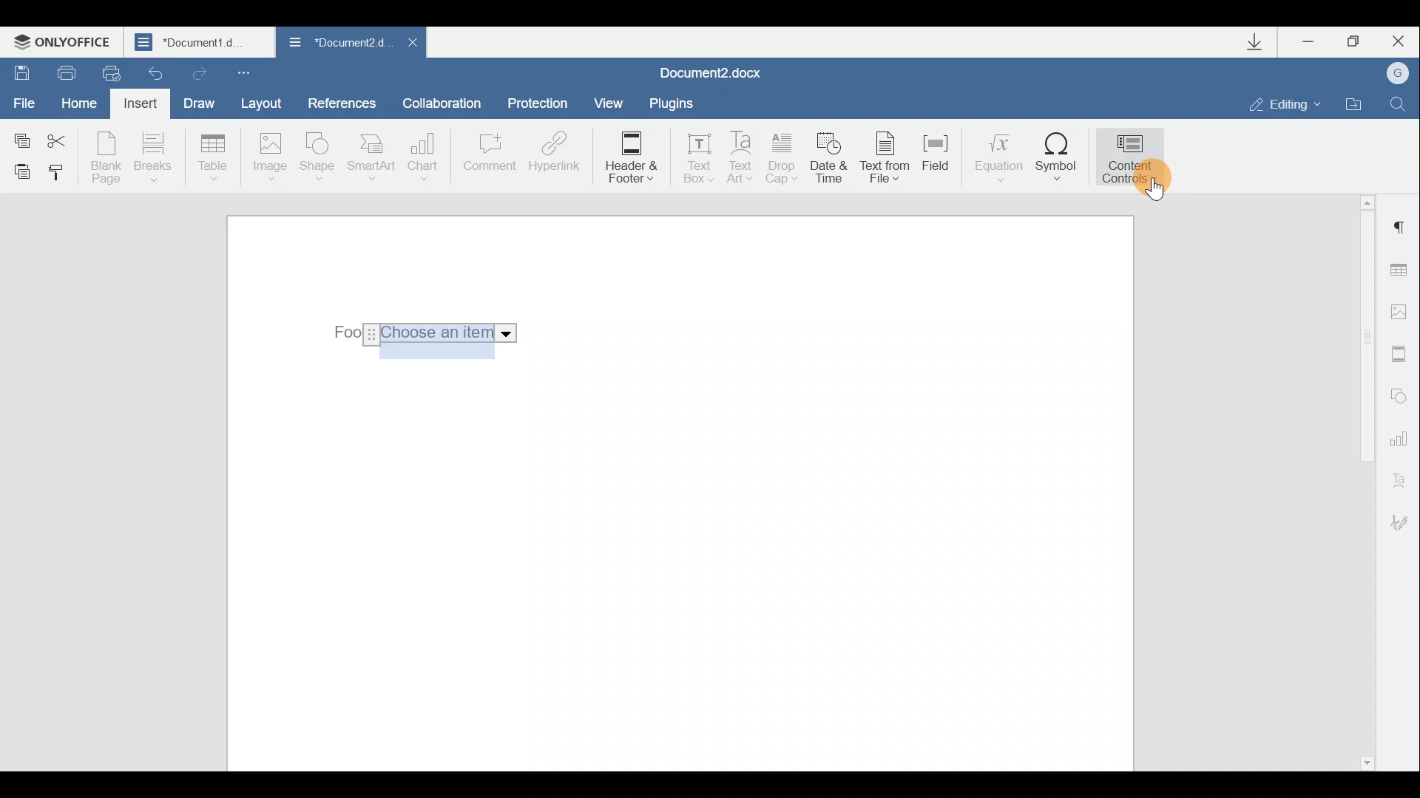 The width and height of the screenshot is (1420, 798). What do you see at coordinates (16, 171) in the screenshot?
I see `Paste` at bounding box center [16, 171].